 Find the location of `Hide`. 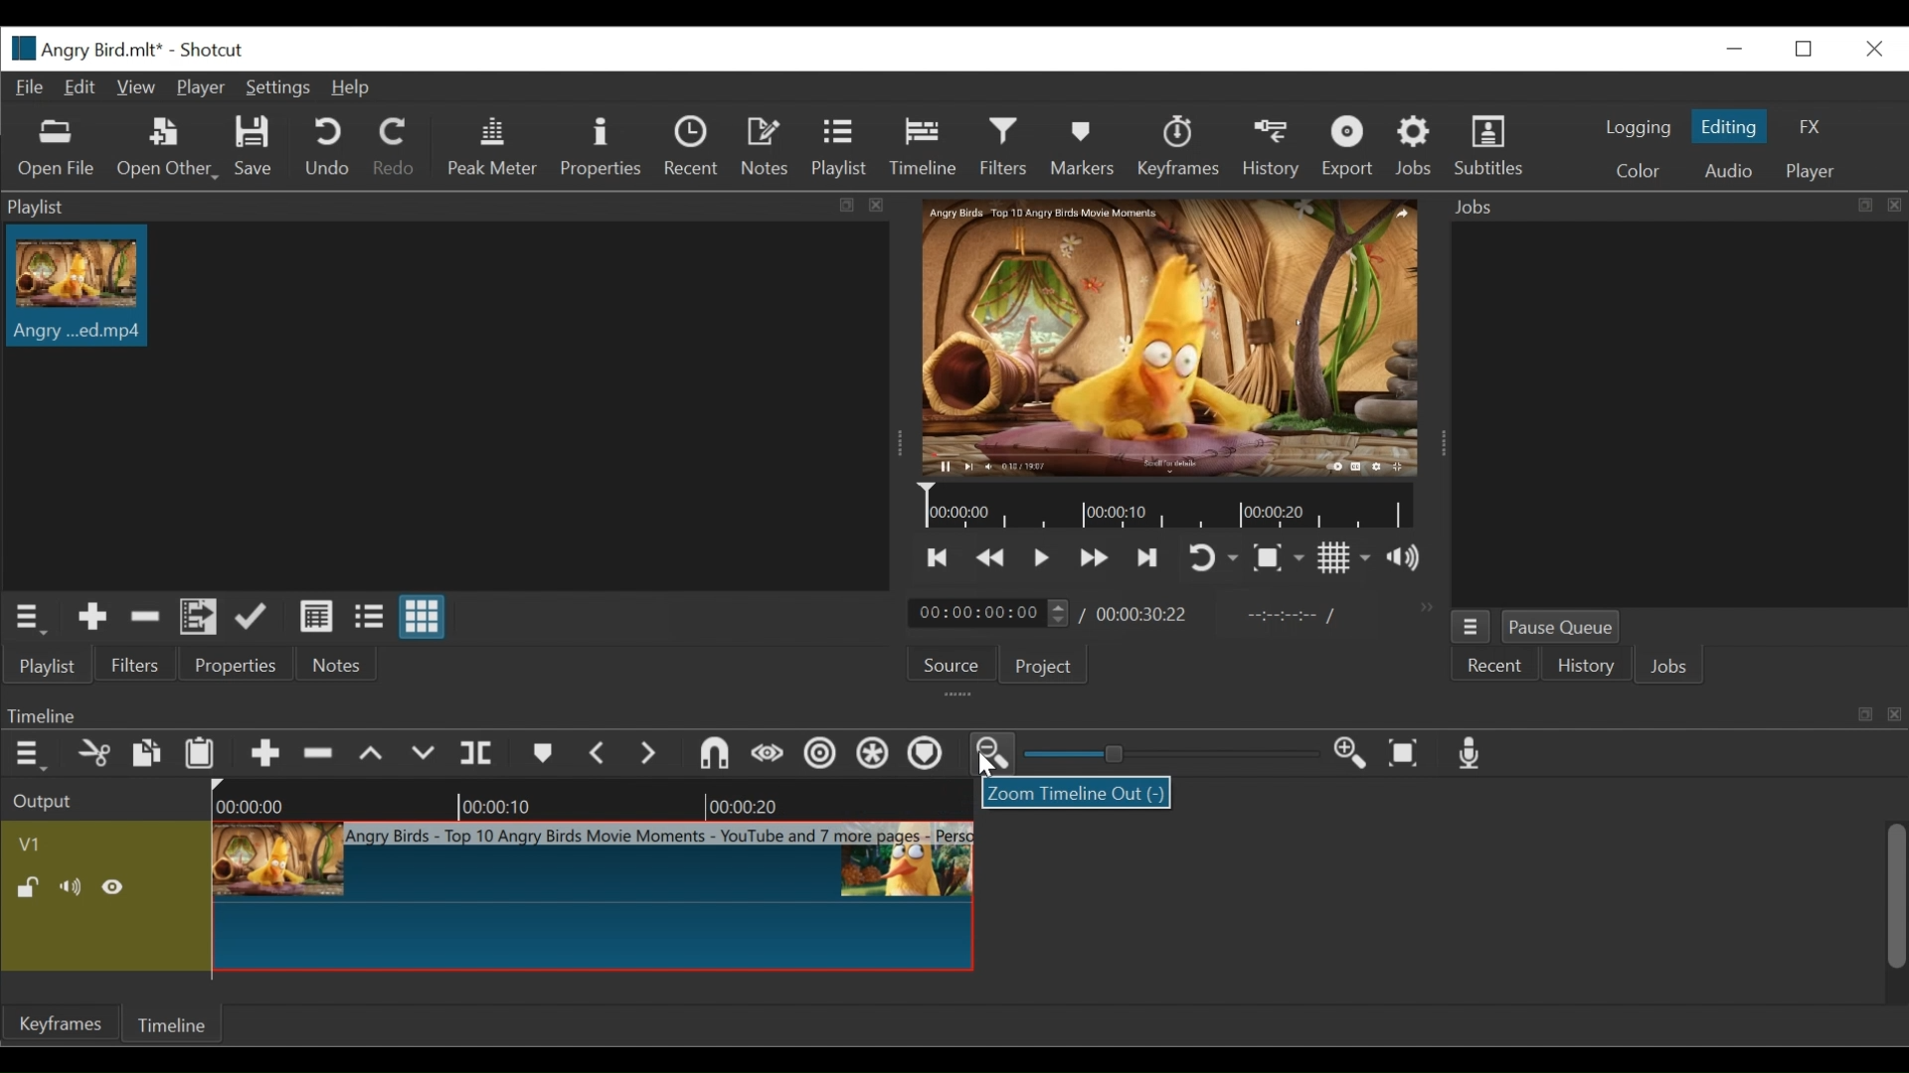

Hide is located at coordinates (117, 887).